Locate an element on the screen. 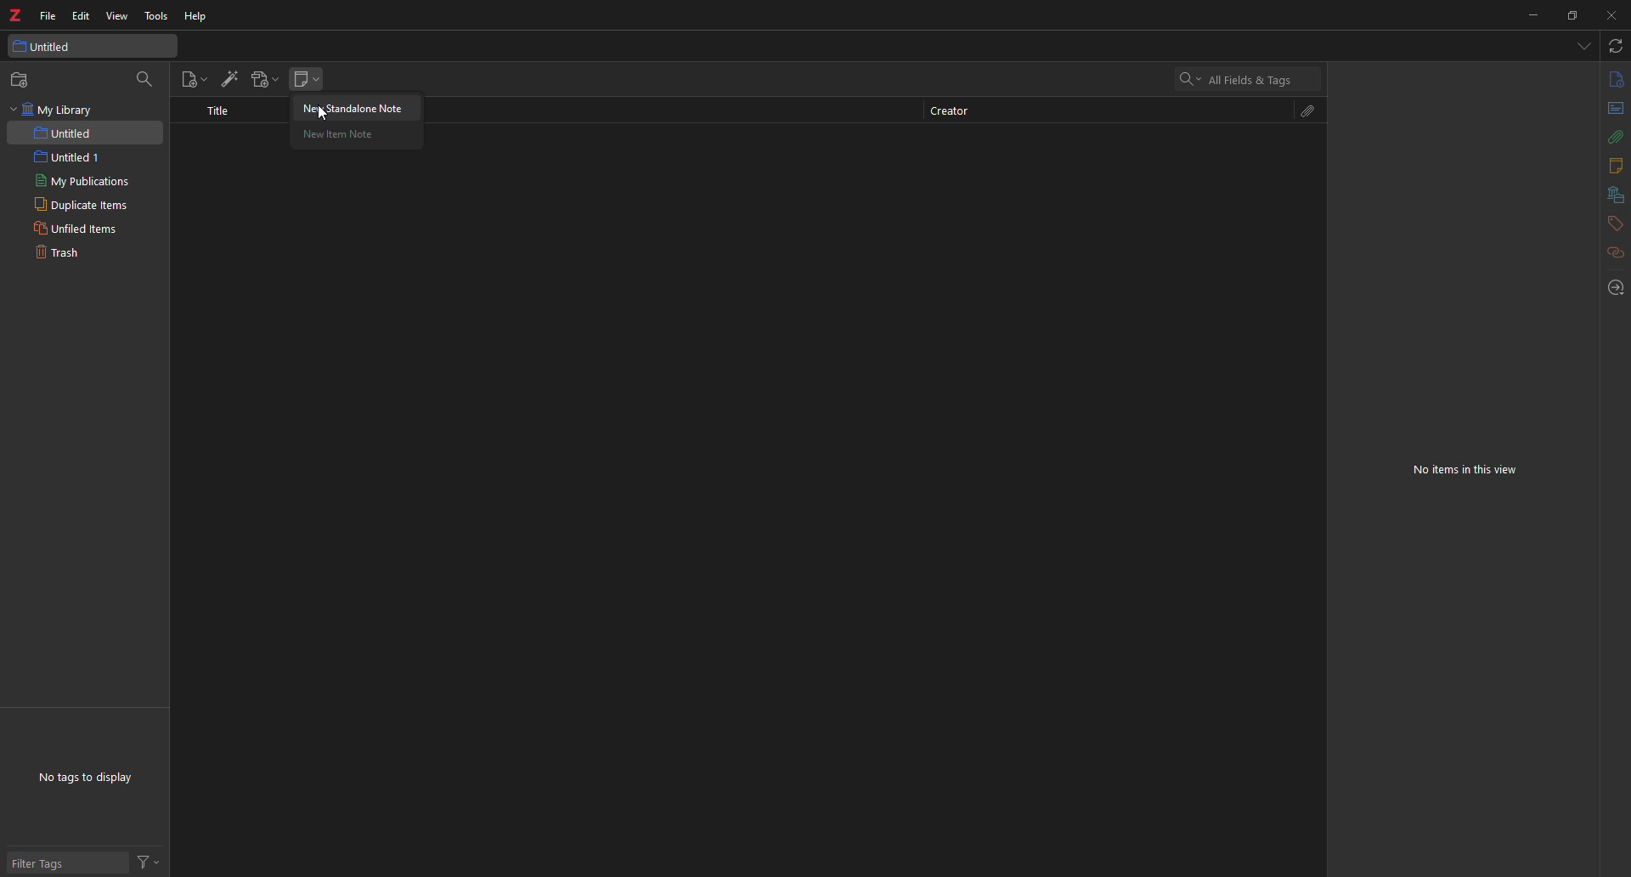  new standalone note is located at coordinates (357, 109).